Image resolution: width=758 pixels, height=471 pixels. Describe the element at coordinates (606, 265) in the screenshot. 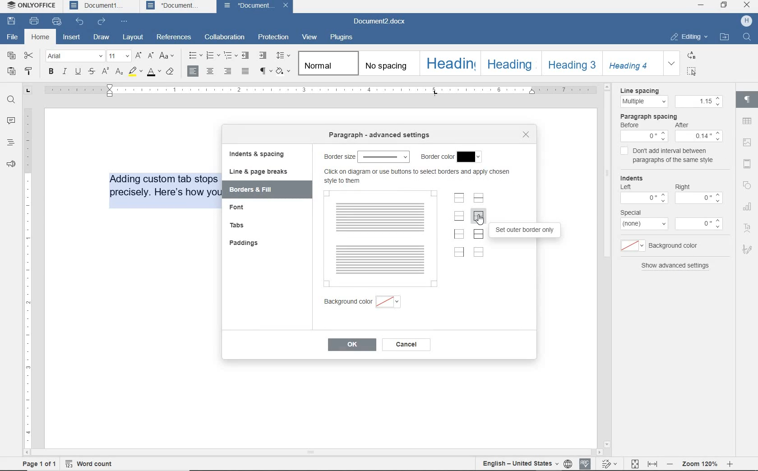

I see `scroll bar` at that location.